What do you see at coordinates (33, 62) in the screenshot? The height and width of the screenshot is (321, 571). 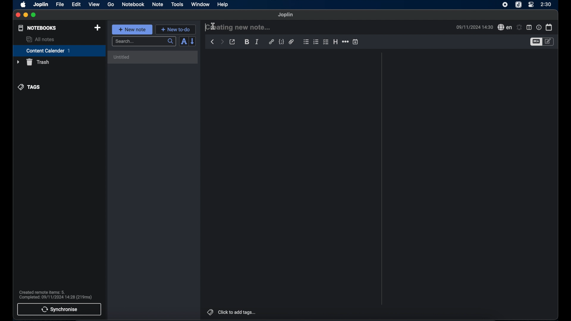 I see `trash` at bounding box center [33, 62].